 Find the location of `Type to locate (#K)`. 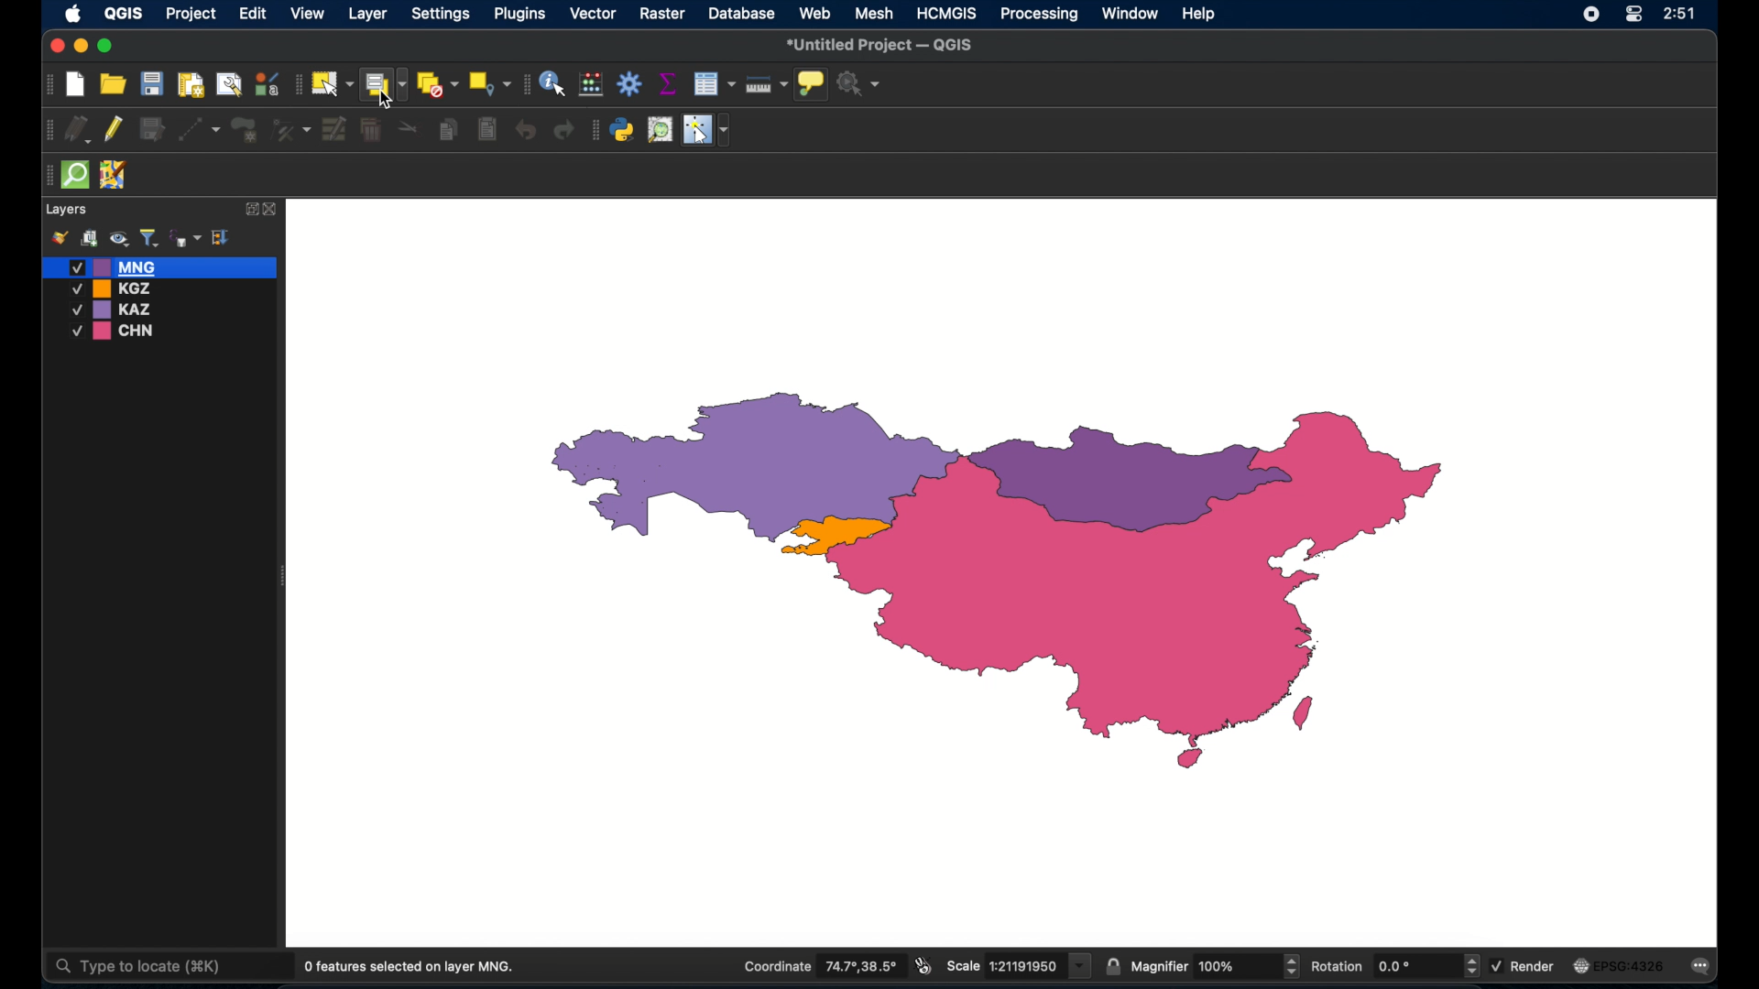

Type to locate (#K) is located at coordinates (153, 968).